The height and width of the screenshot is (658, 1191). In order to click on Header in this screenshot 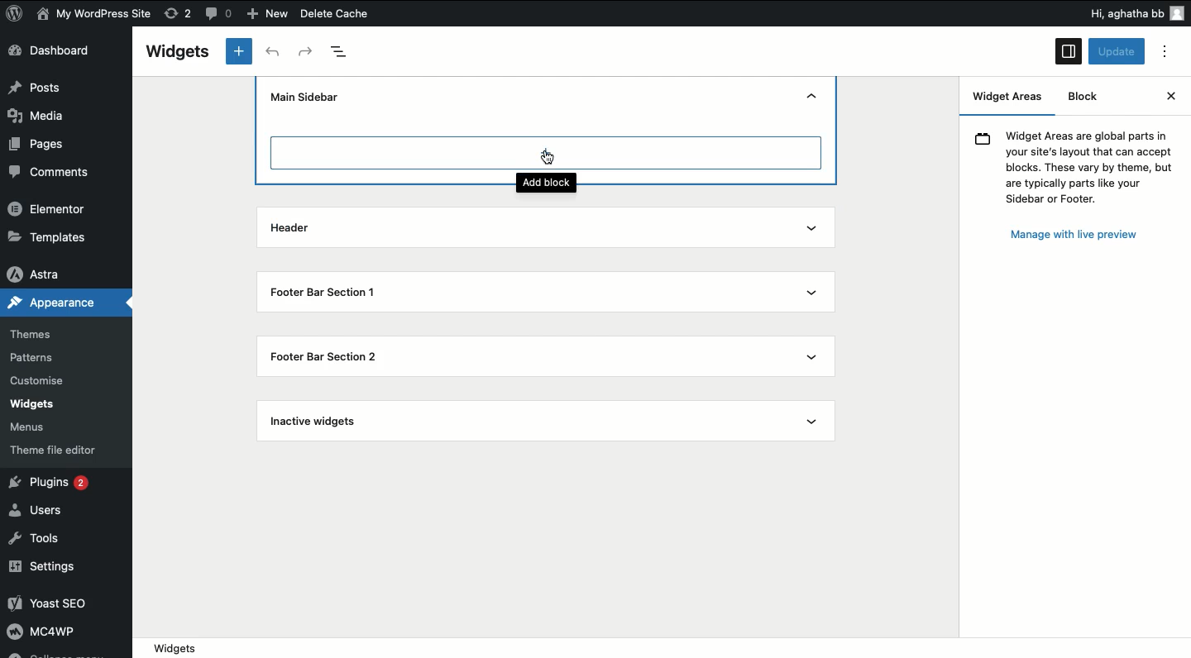, I will do `click(289, 228)`.